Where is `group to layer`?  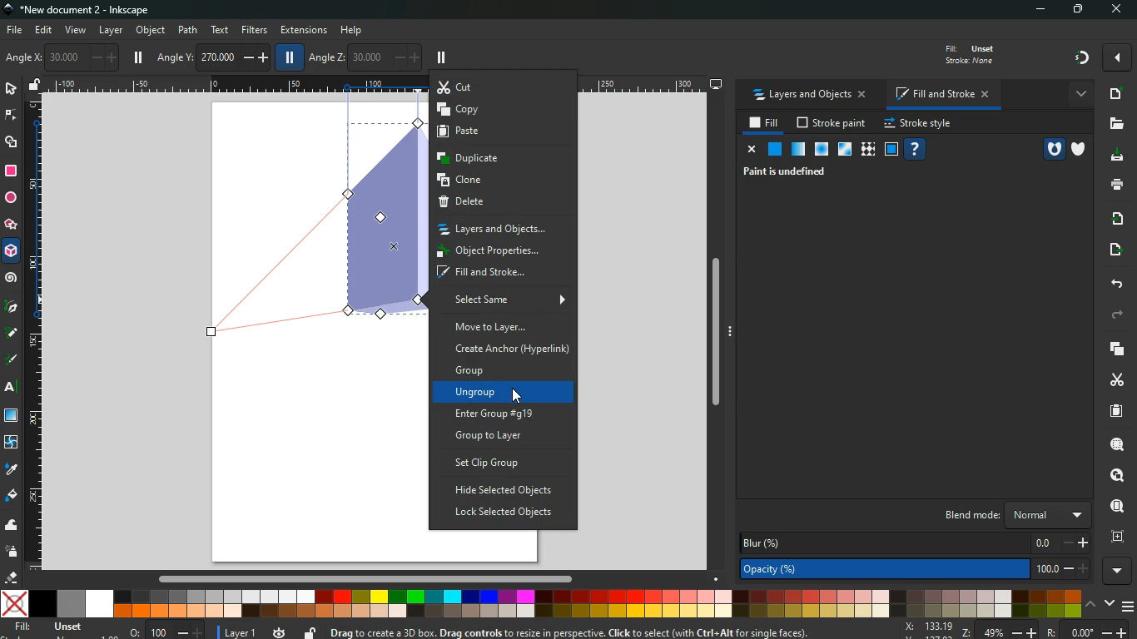
group to layer is located at coordinates (509, 437).